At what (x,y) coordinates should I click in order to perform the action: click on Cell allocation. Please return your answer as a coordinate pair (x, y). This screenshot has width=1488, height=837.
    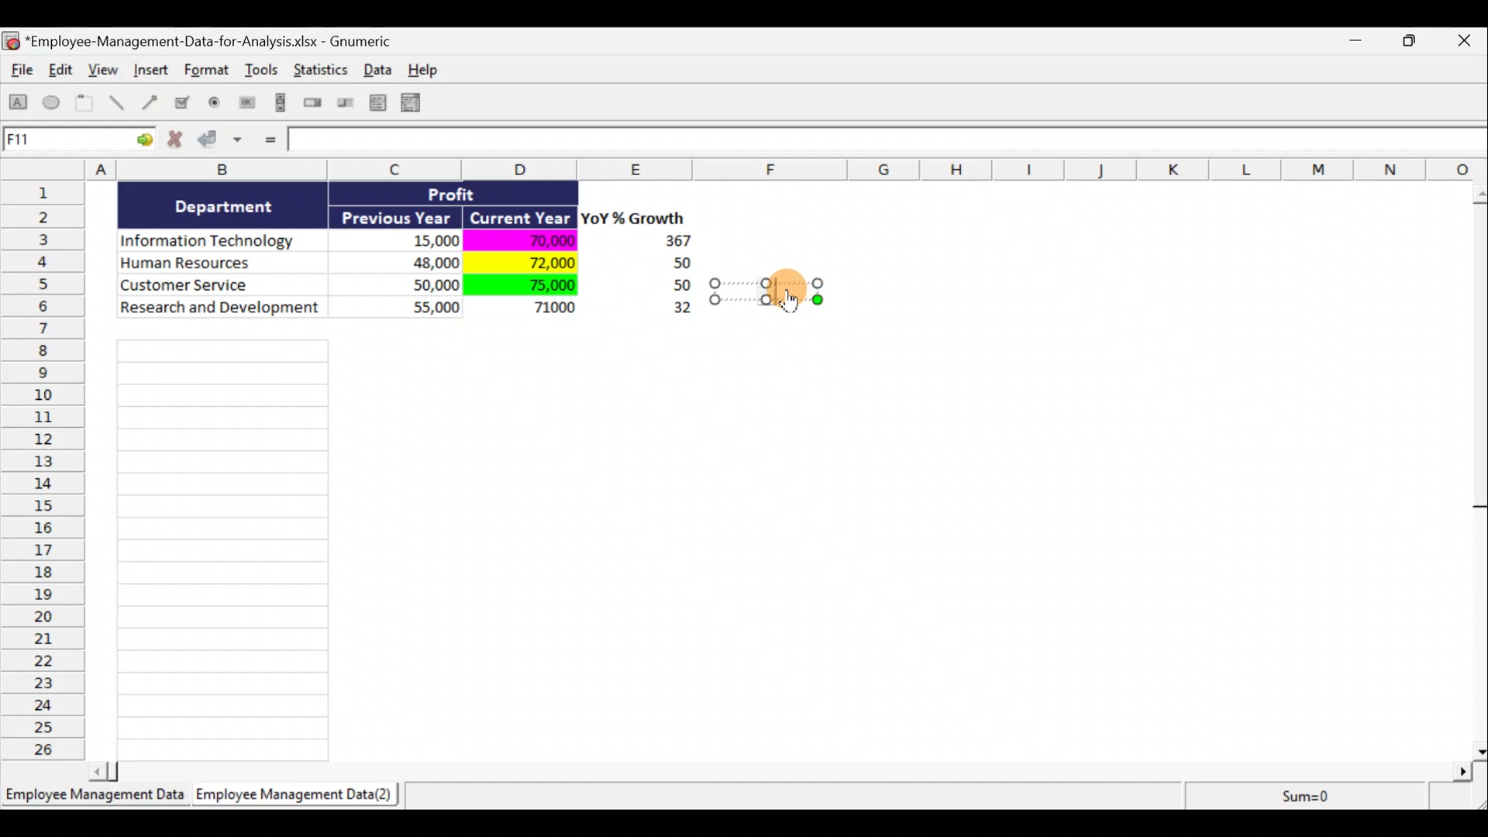
    Looking at the image, I should click on (78, 142).